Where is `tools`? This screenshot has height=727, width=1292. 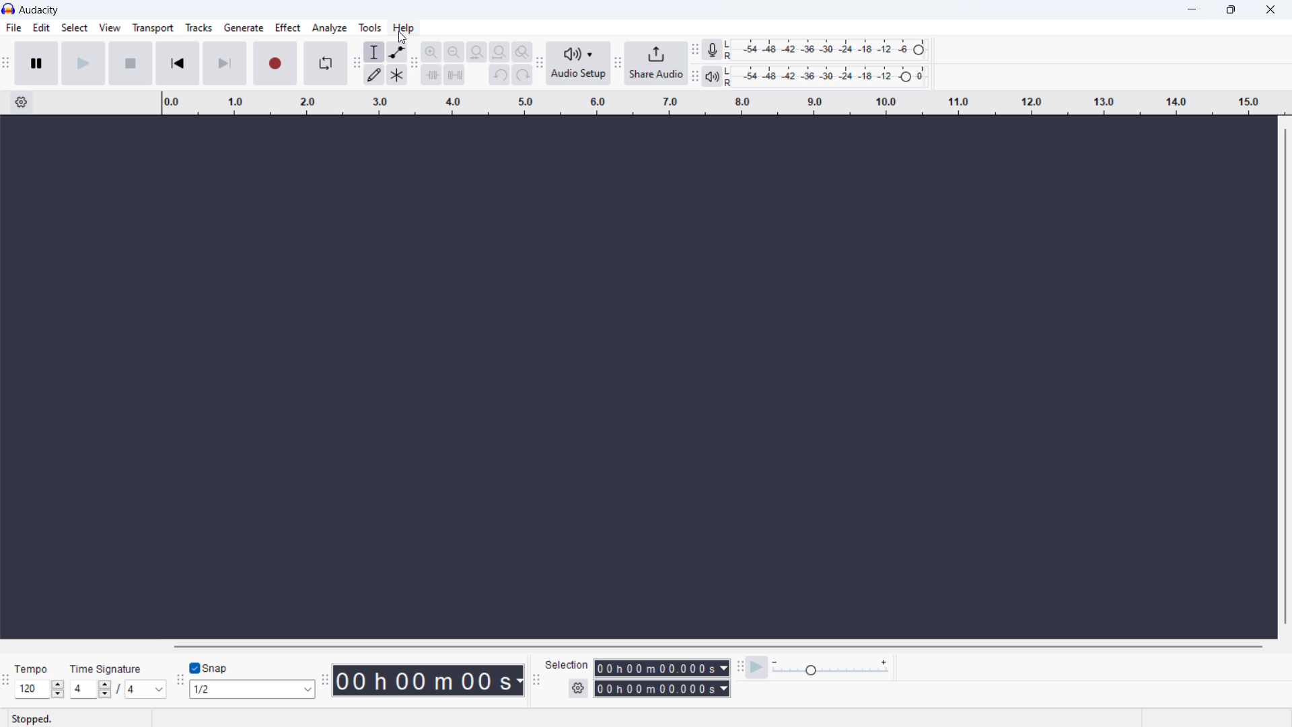
tools is located at coordinates (368, 28).